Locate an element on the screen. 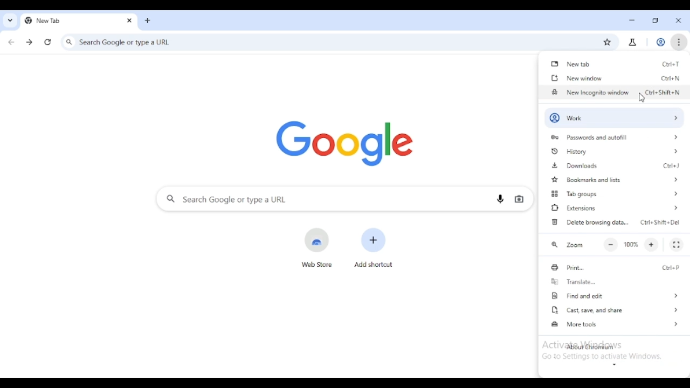  maximize is located at coordinates (655, 20).